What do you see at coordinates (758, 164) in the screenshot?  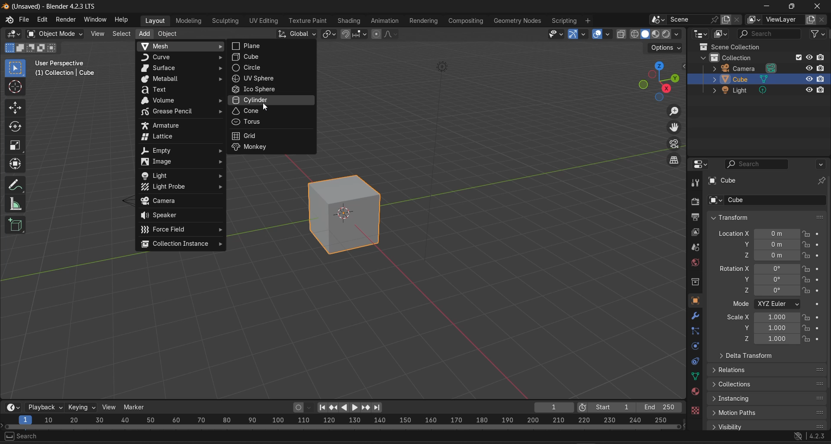 I see `live search filtering string` at bounding box center [758, 164].